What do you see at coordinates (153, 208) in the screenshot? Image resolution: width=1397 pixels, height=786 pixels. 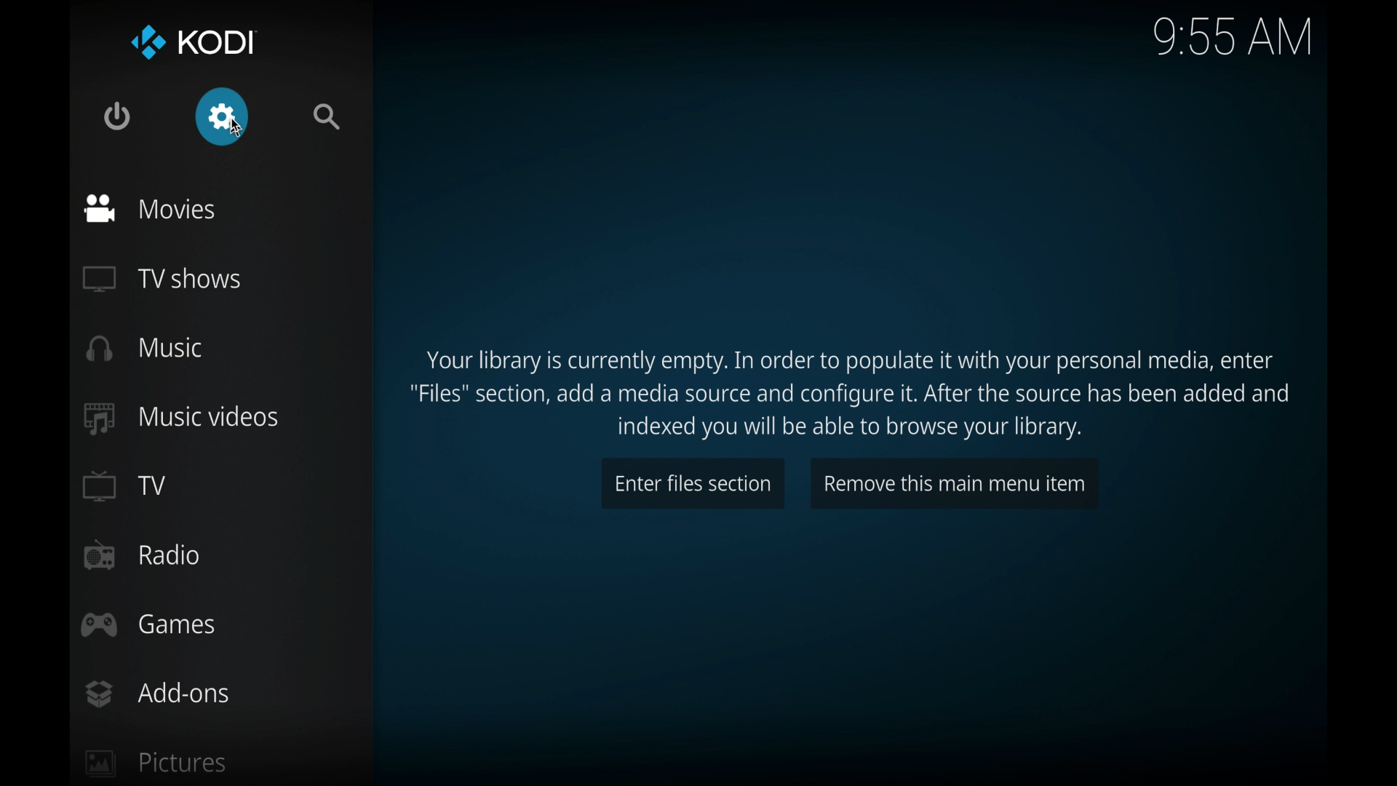 I see `movies` at bounding box center [153, 208].